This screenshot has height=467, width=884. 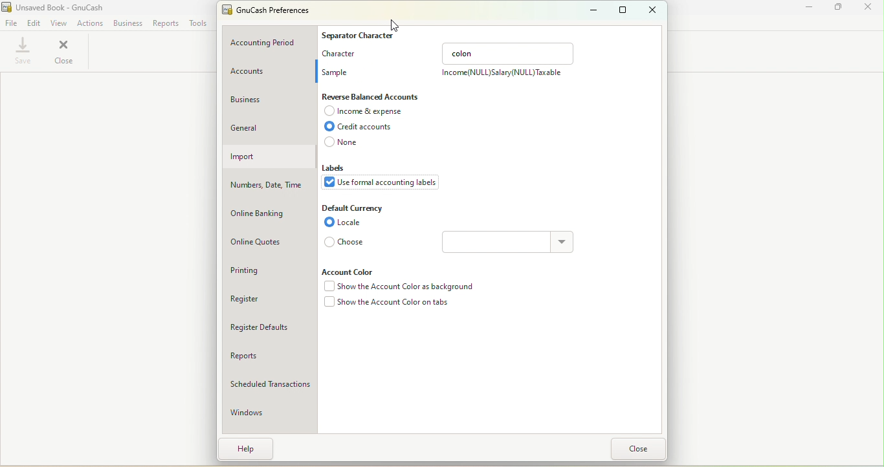 What do you see at coordinates (563, 243) in the screenshot?
I see `Drop down` at bounding box center [563, 243].